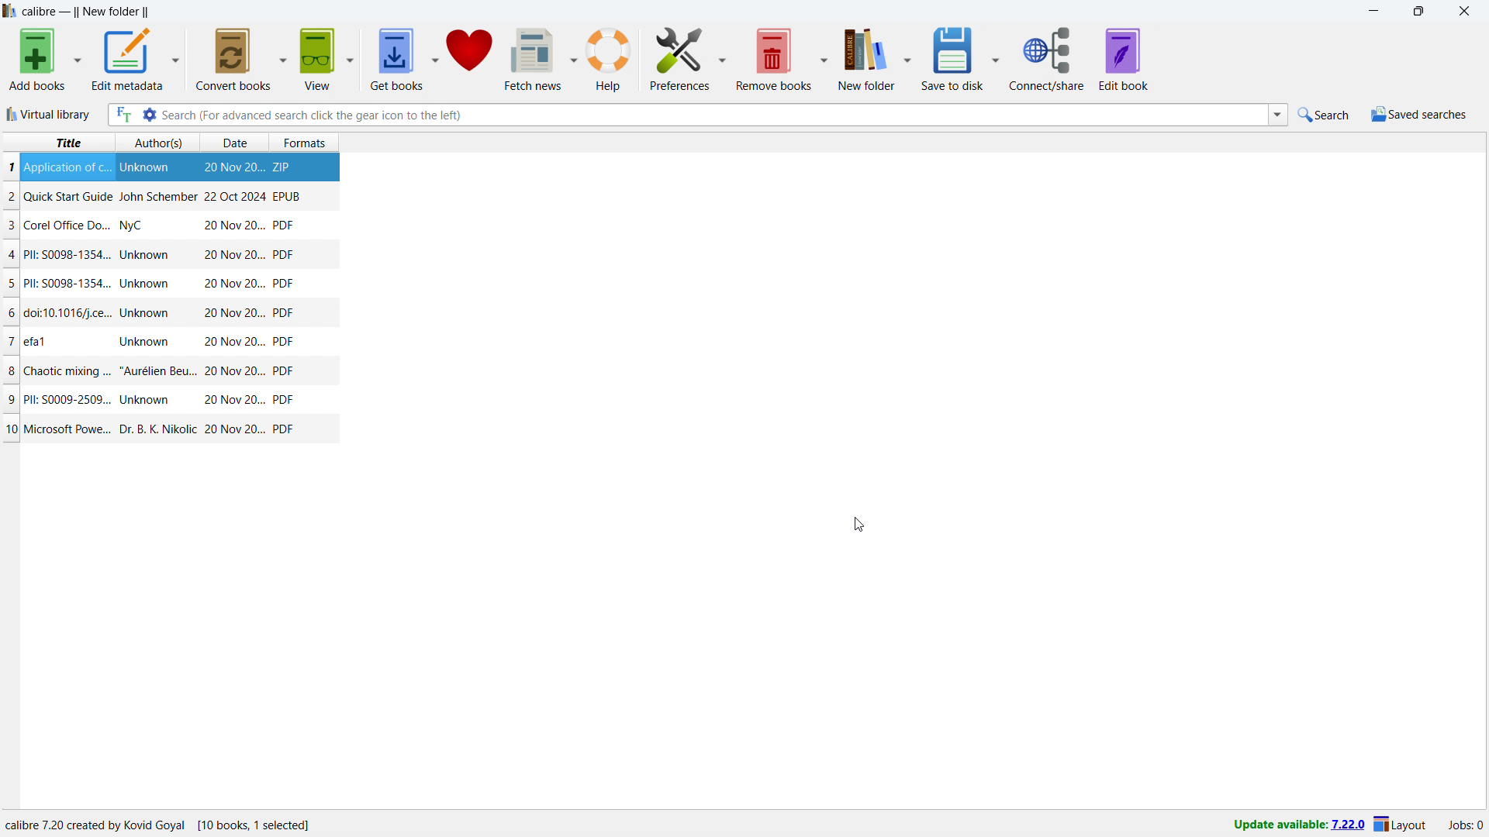 Image resolution: width=1489 pixels, height=837 pixels. Describe the element at coordinates (872, 61) in the screenshot. I see `calibre library` at that location.